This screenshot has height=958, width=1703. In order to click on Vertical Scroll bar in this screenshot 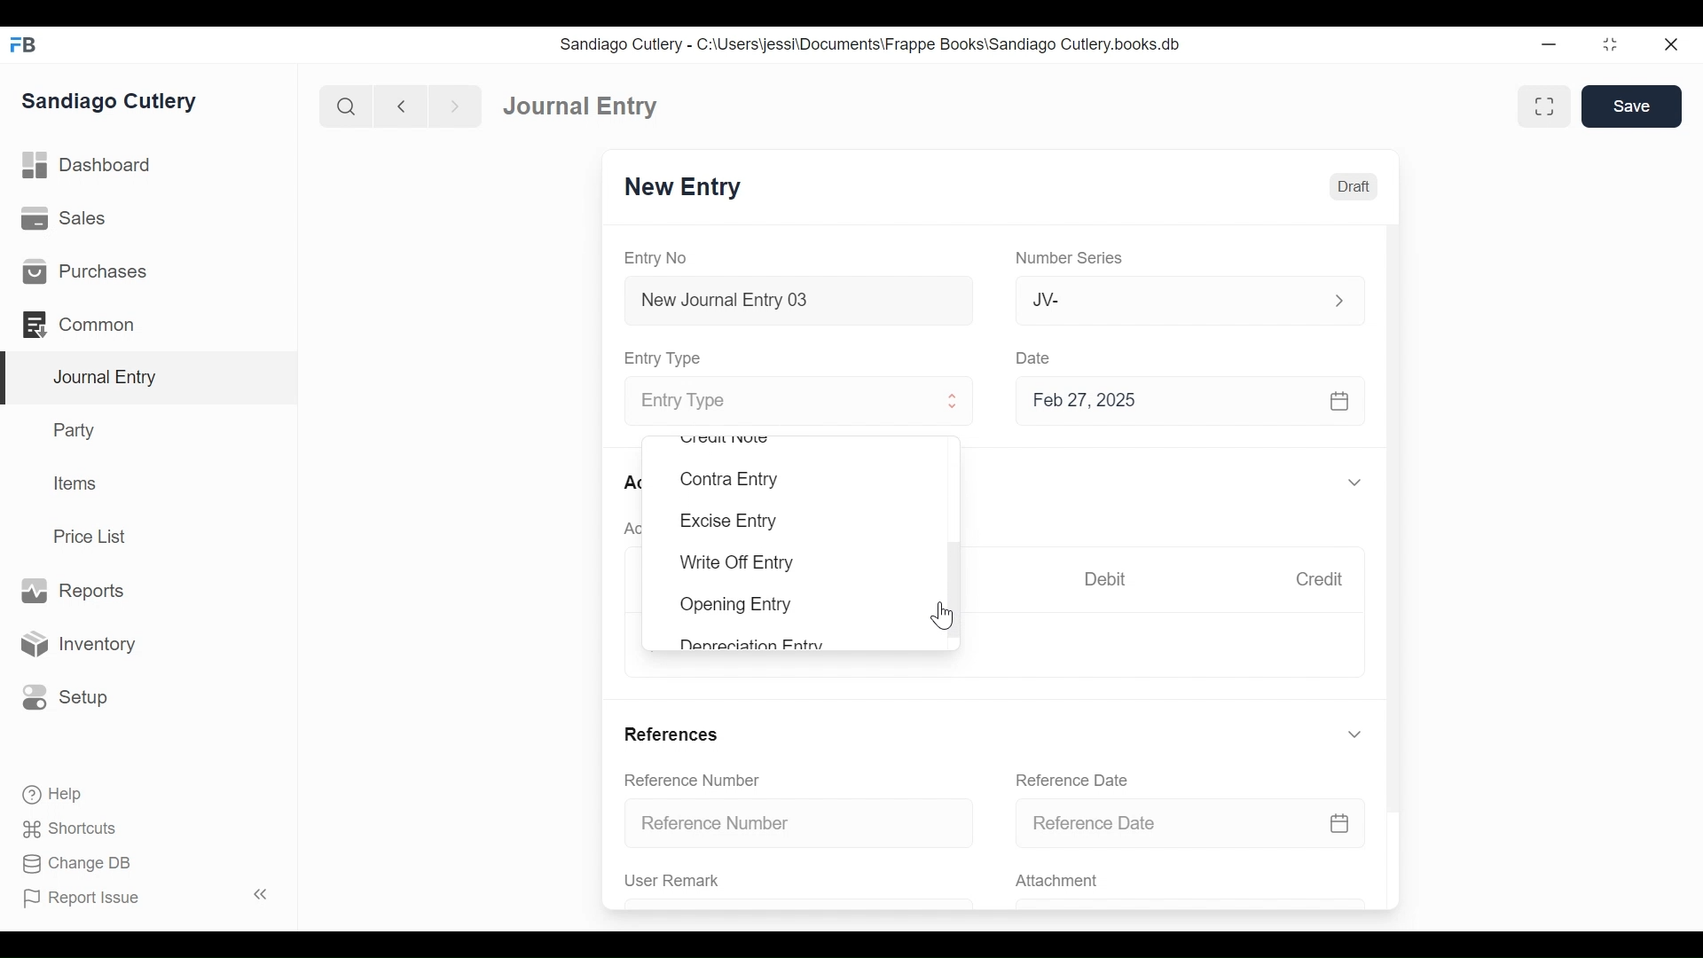, I will do `click(1397, 504)`.